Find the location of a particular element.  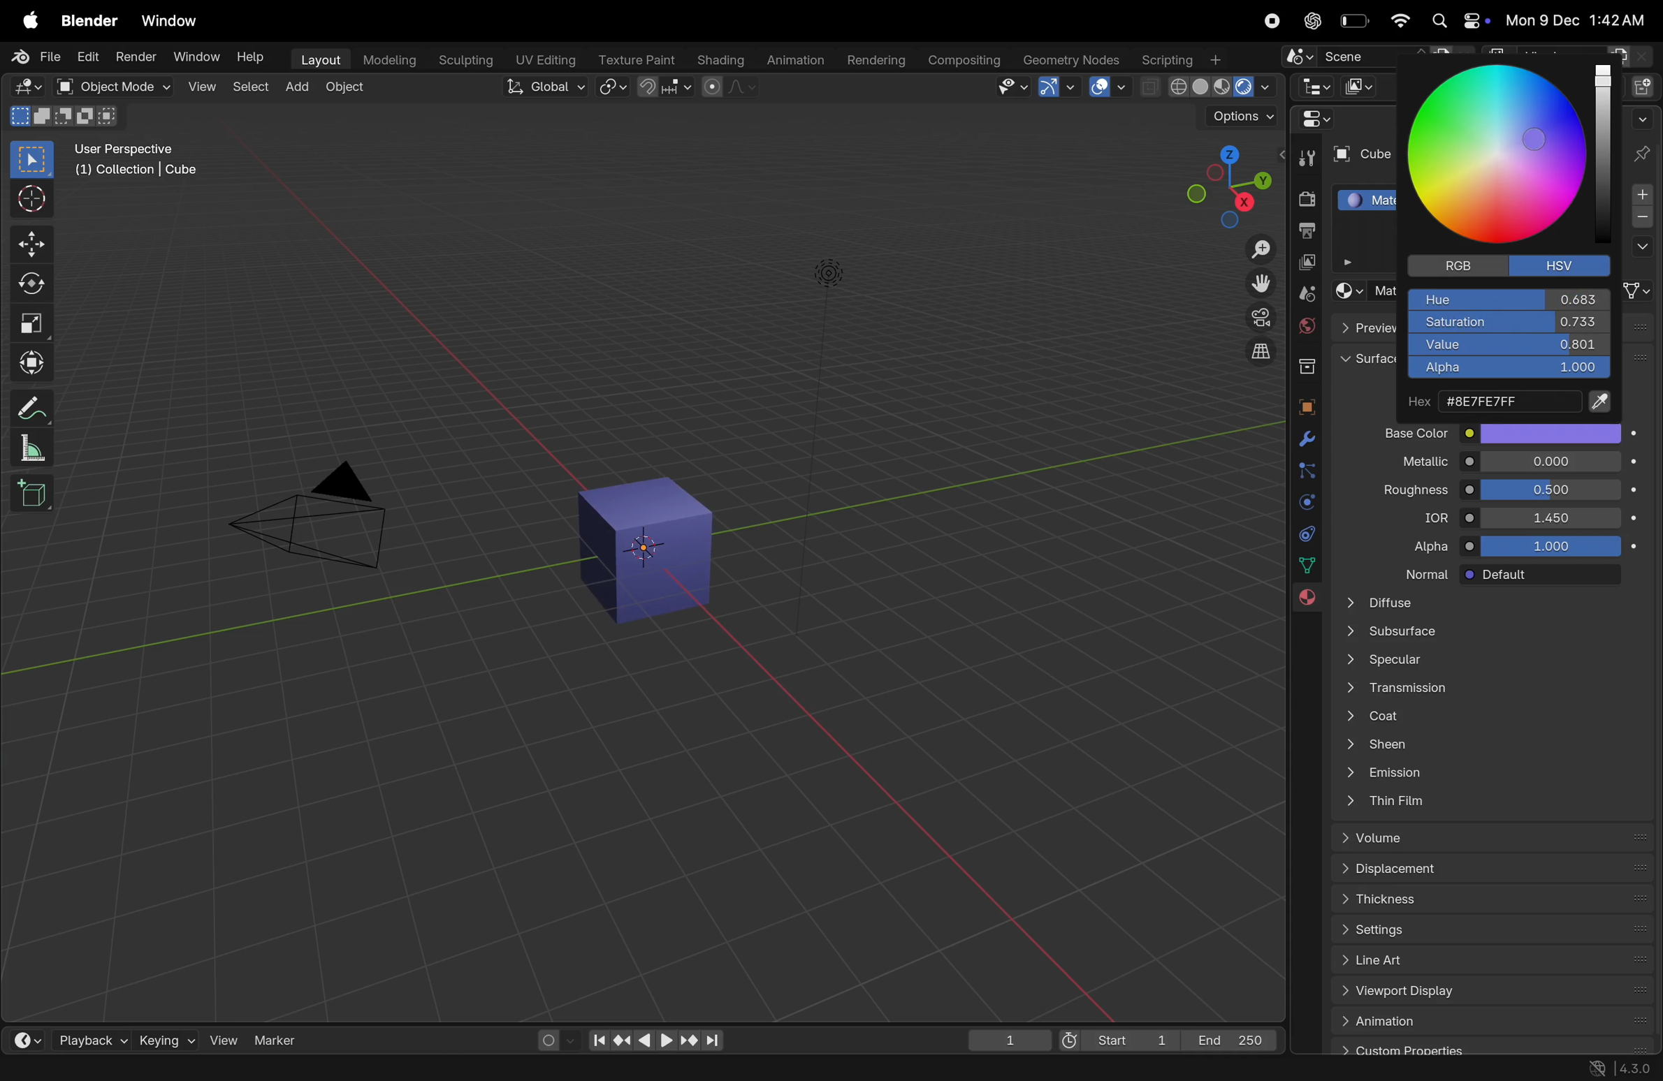

File is located at coordinates (39, 57).